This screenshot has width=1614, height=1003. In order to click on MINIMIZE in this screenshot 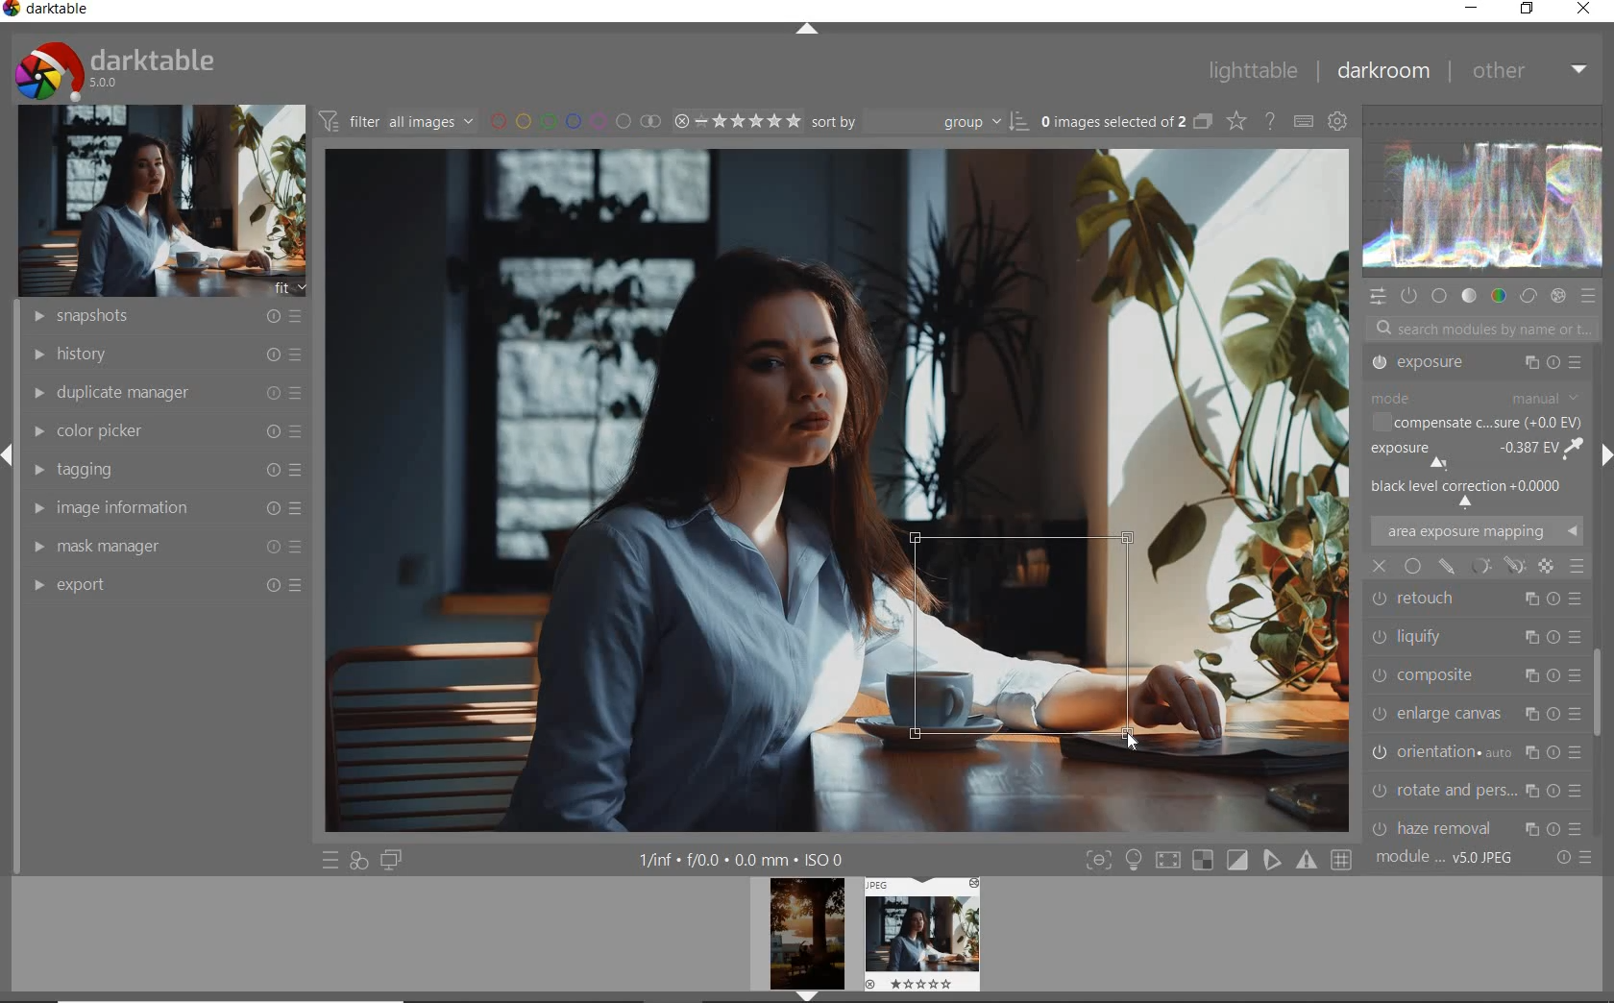, I will do `click(1468, 8)`.